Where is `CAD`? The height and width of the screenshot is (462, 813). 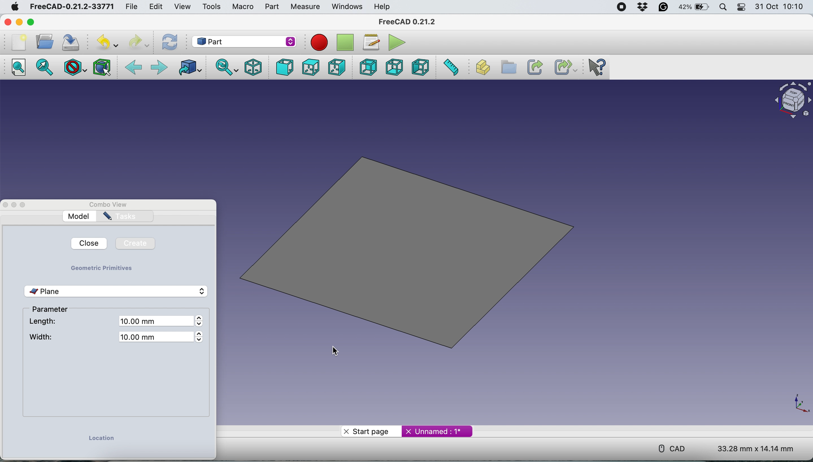
CAD is located at coordinates (666, 449).